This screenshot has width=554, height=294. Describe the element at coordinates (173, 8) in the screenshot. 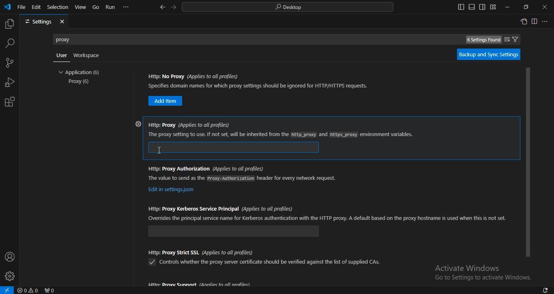

I see `go forward` at that location.